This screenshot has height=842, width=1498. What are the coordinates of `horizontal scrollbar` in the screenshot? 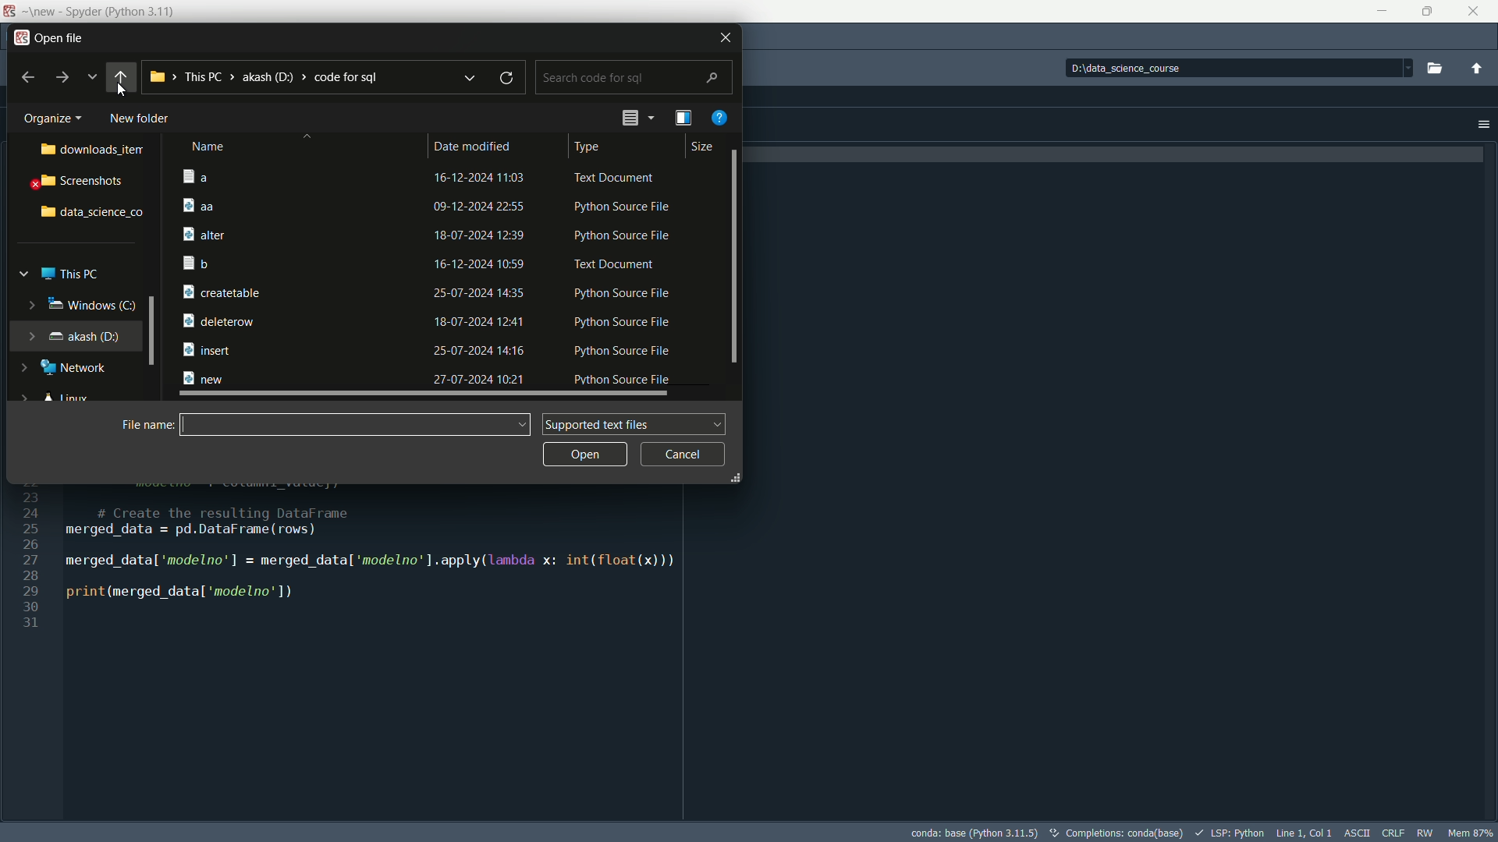 It's located at (422, 396).